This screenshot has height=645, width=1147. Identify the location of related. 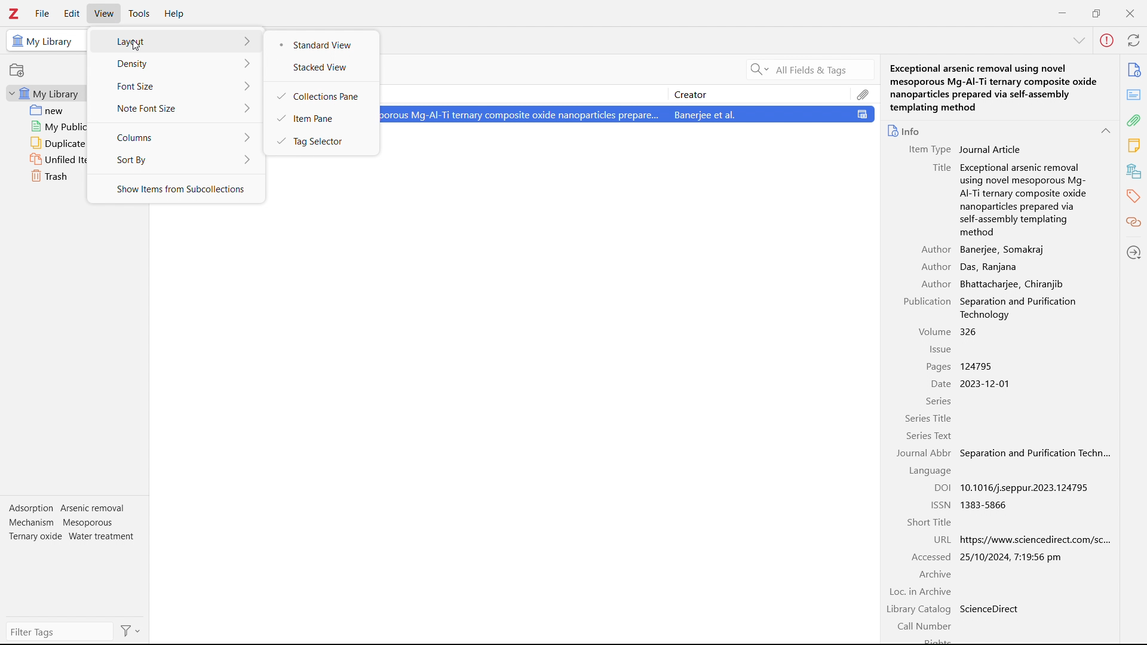
(1134, 222).